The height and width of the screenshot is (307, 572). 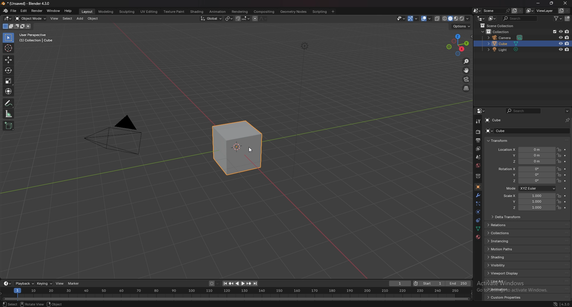 What do you see at coordinates (525, 111) in the screenshot?
I see `display filter` at bounding box center [525, 111].